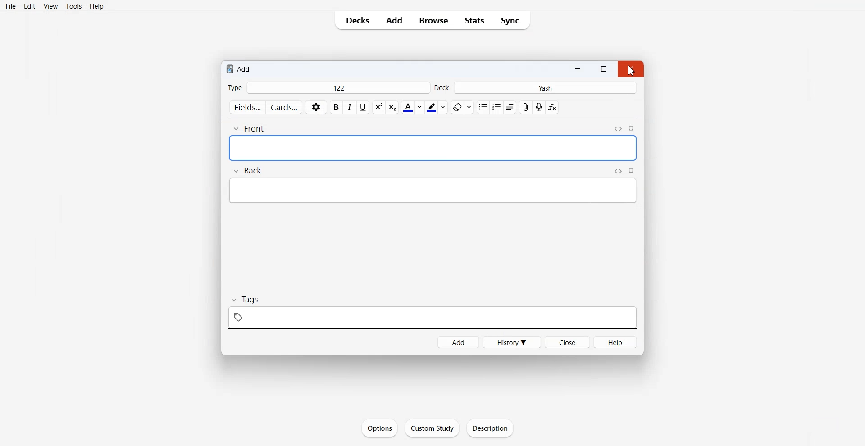 The image size is (865, 446). I want to click on Description, so click(488, 428).